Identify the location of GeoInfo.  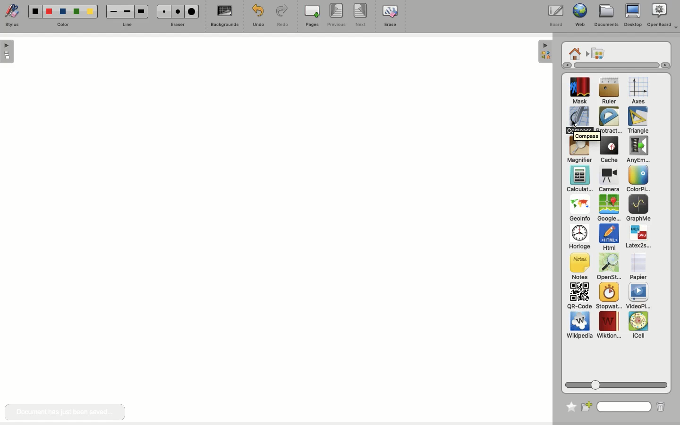
(579, 211).